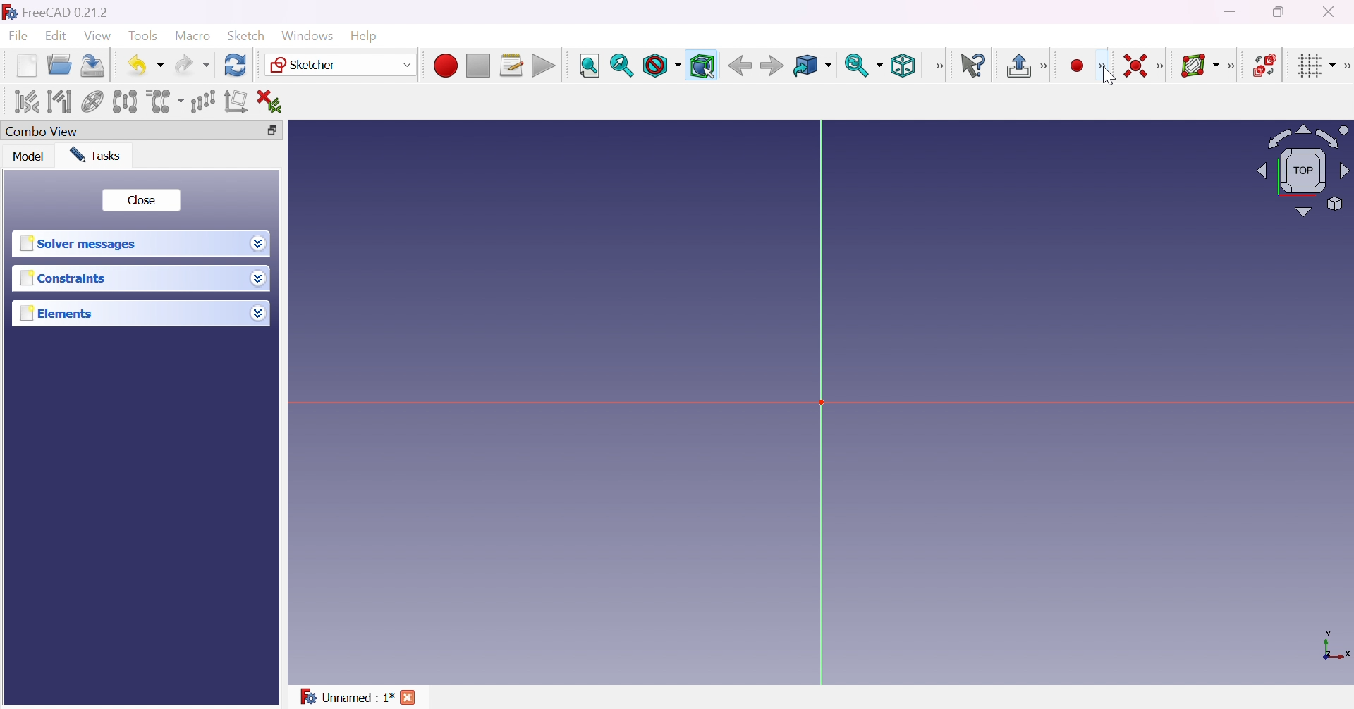 Image resolution: width=1354 pixels, height=709 pixels. Describe the element at coordinates (58, 36) in the screenshot. I see `Edit` at that location.